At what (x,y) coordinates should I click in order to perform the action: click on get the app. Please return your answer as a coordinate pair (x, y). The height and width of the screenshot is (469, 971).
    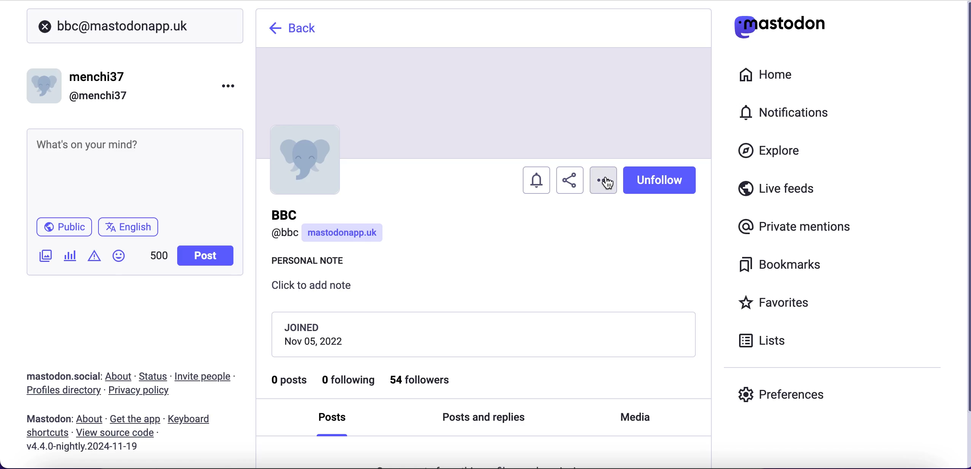
    Looking at the image, I should click on (134, 419).